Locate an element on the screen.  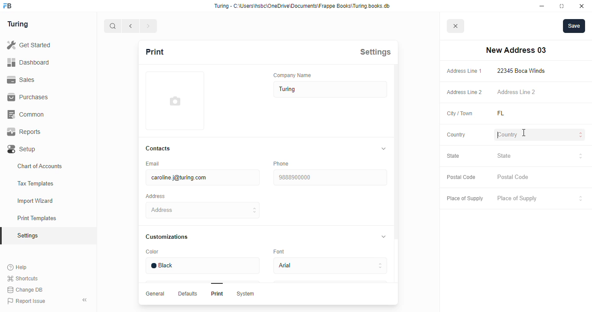
settings is located at coordinates (29, 236).